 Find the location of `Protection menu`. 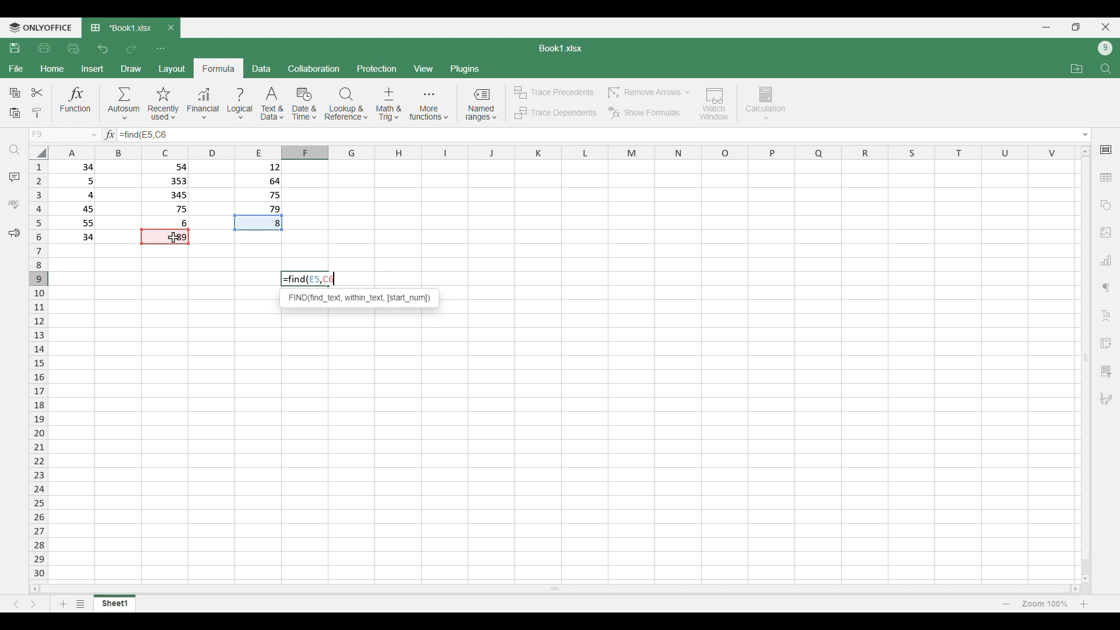

Protection menu is located at coordinates (377, 68).